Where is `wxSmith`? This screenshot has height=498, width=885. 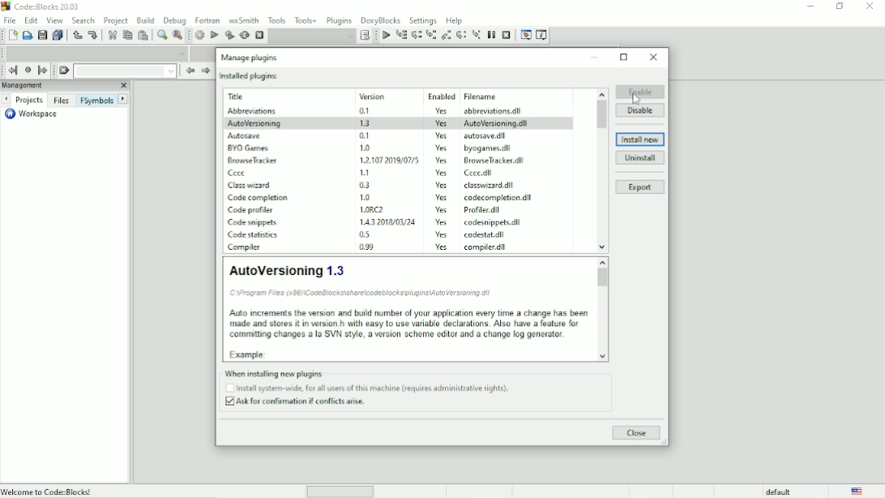 wxSmith is located at coordinates (244, 20).